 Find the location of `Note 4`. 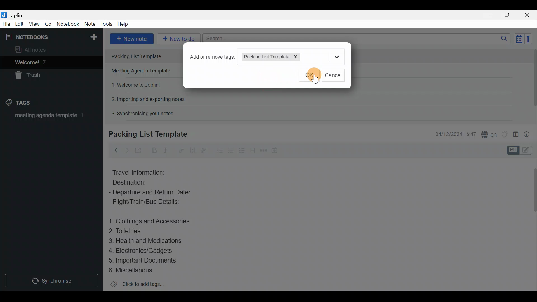

Note 4 is located at coordinates (145, 98).